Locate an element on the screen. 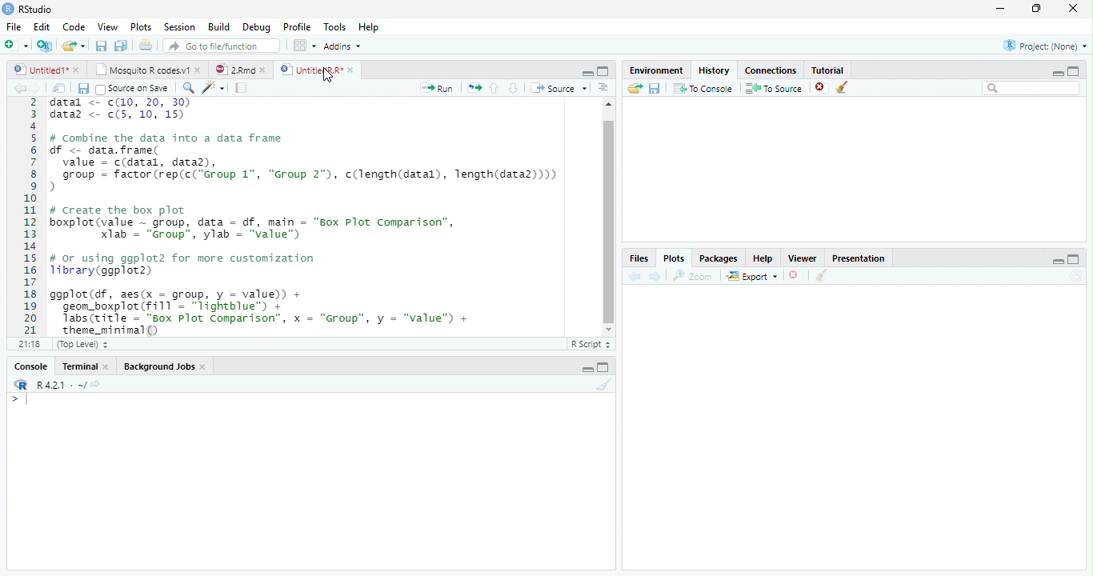 This screenshot has height=576, width=1093. Save history into a file is located at coordinates (655, 88).